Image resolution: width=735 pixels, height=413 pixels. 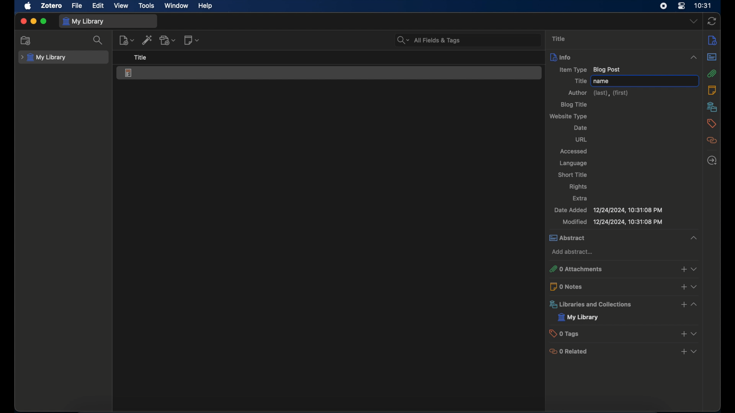 What do you see at coordinates (712, 57) in the screenshot?
I see `abstract` at bounding box center [712, 57].